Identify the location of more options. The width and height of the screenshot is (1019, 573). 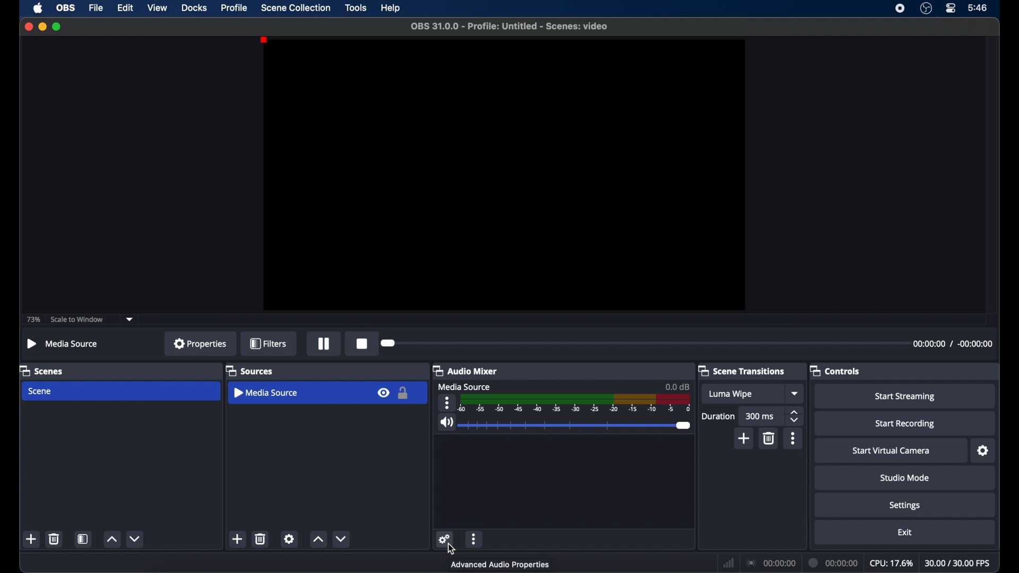
(447, 402).